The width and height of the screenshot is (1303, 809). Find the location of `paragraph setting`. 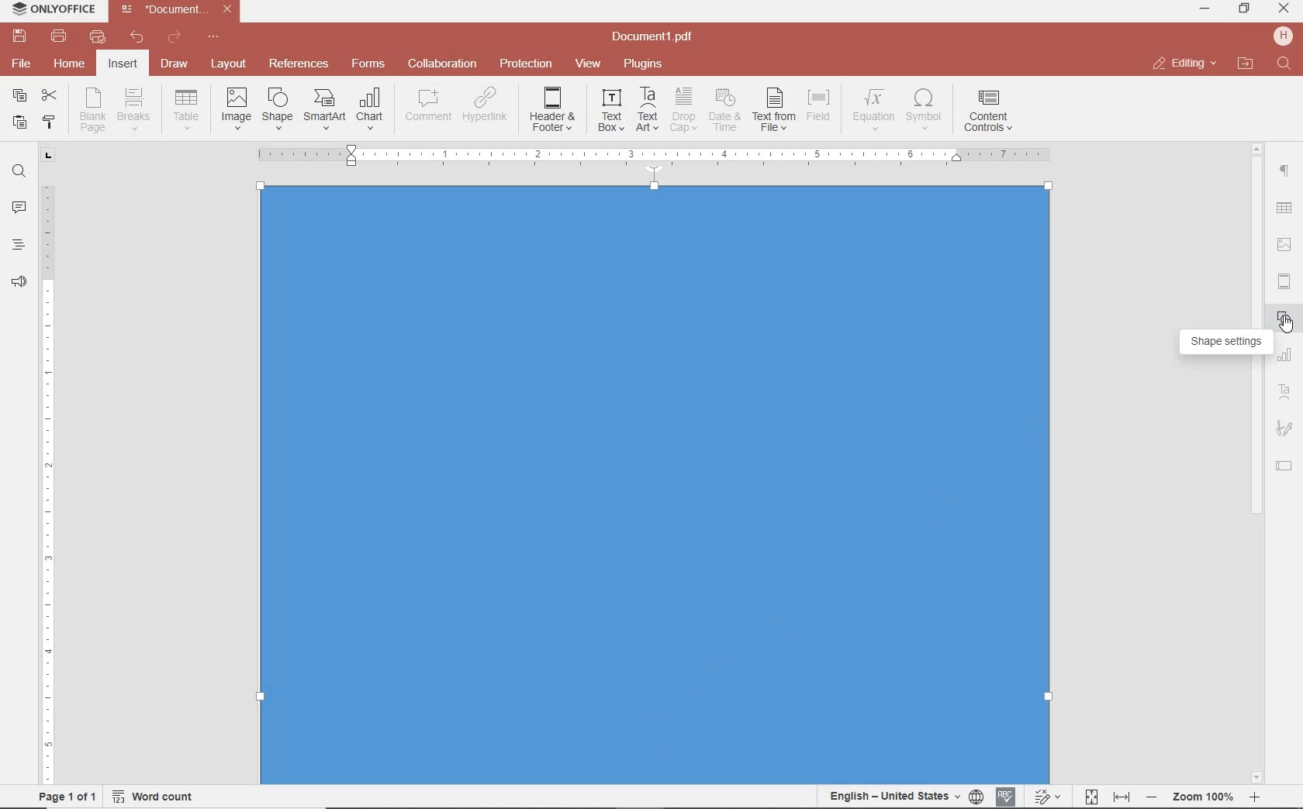

paragraph setting is located at coordinates (1285, 169).